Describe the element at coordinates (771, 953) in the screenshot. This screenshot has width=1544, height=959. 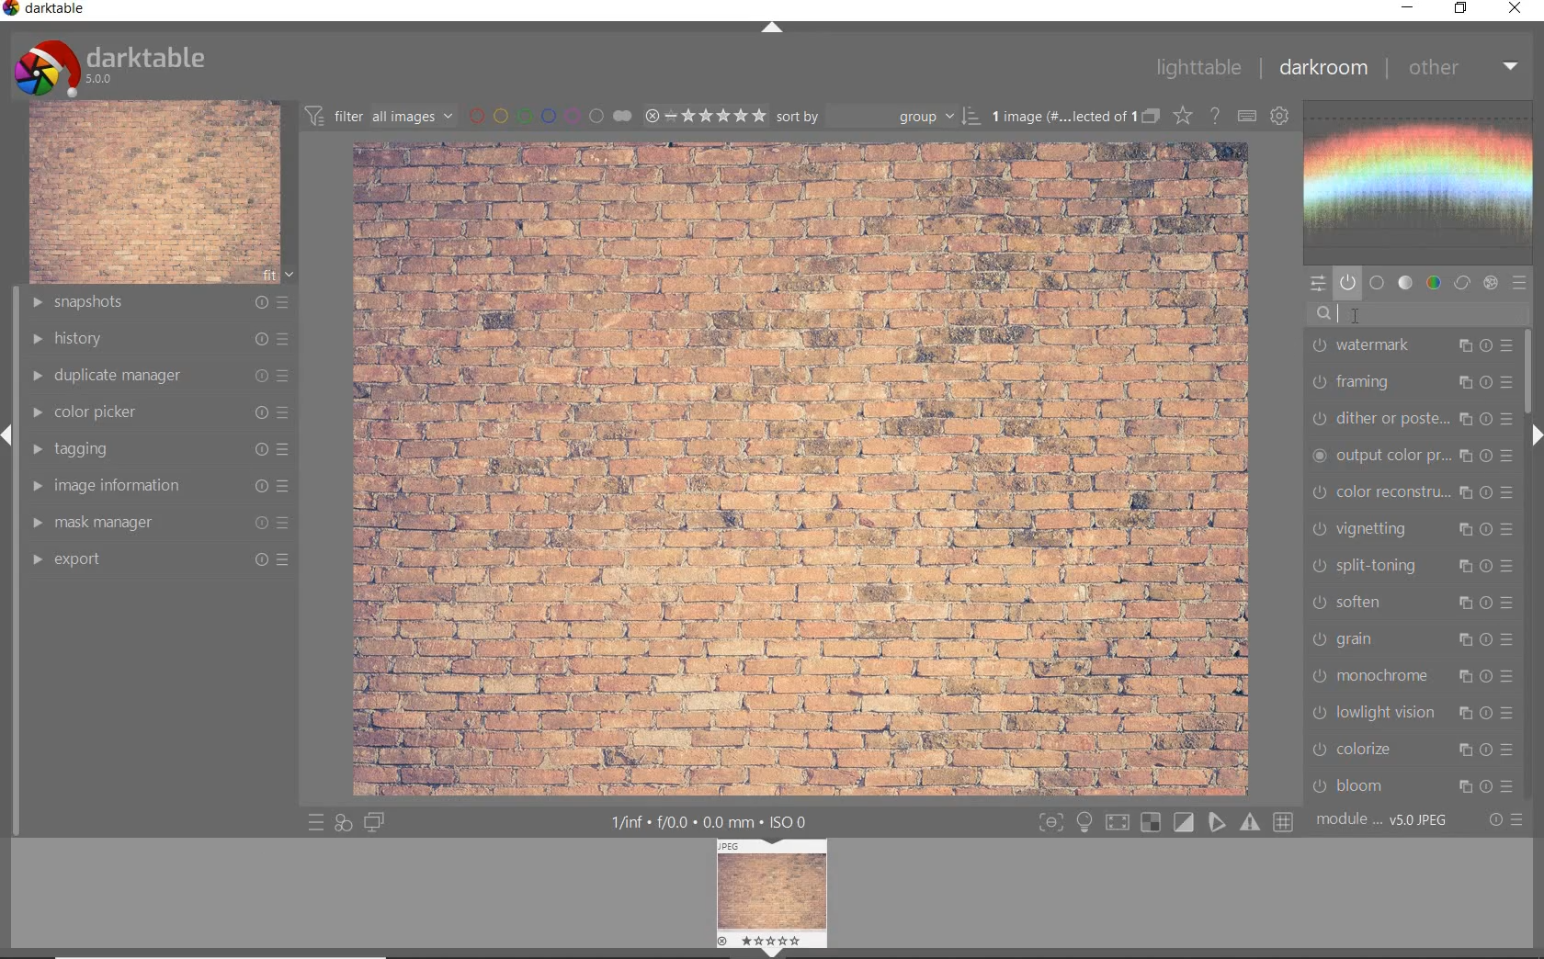
I see `down` at that location.